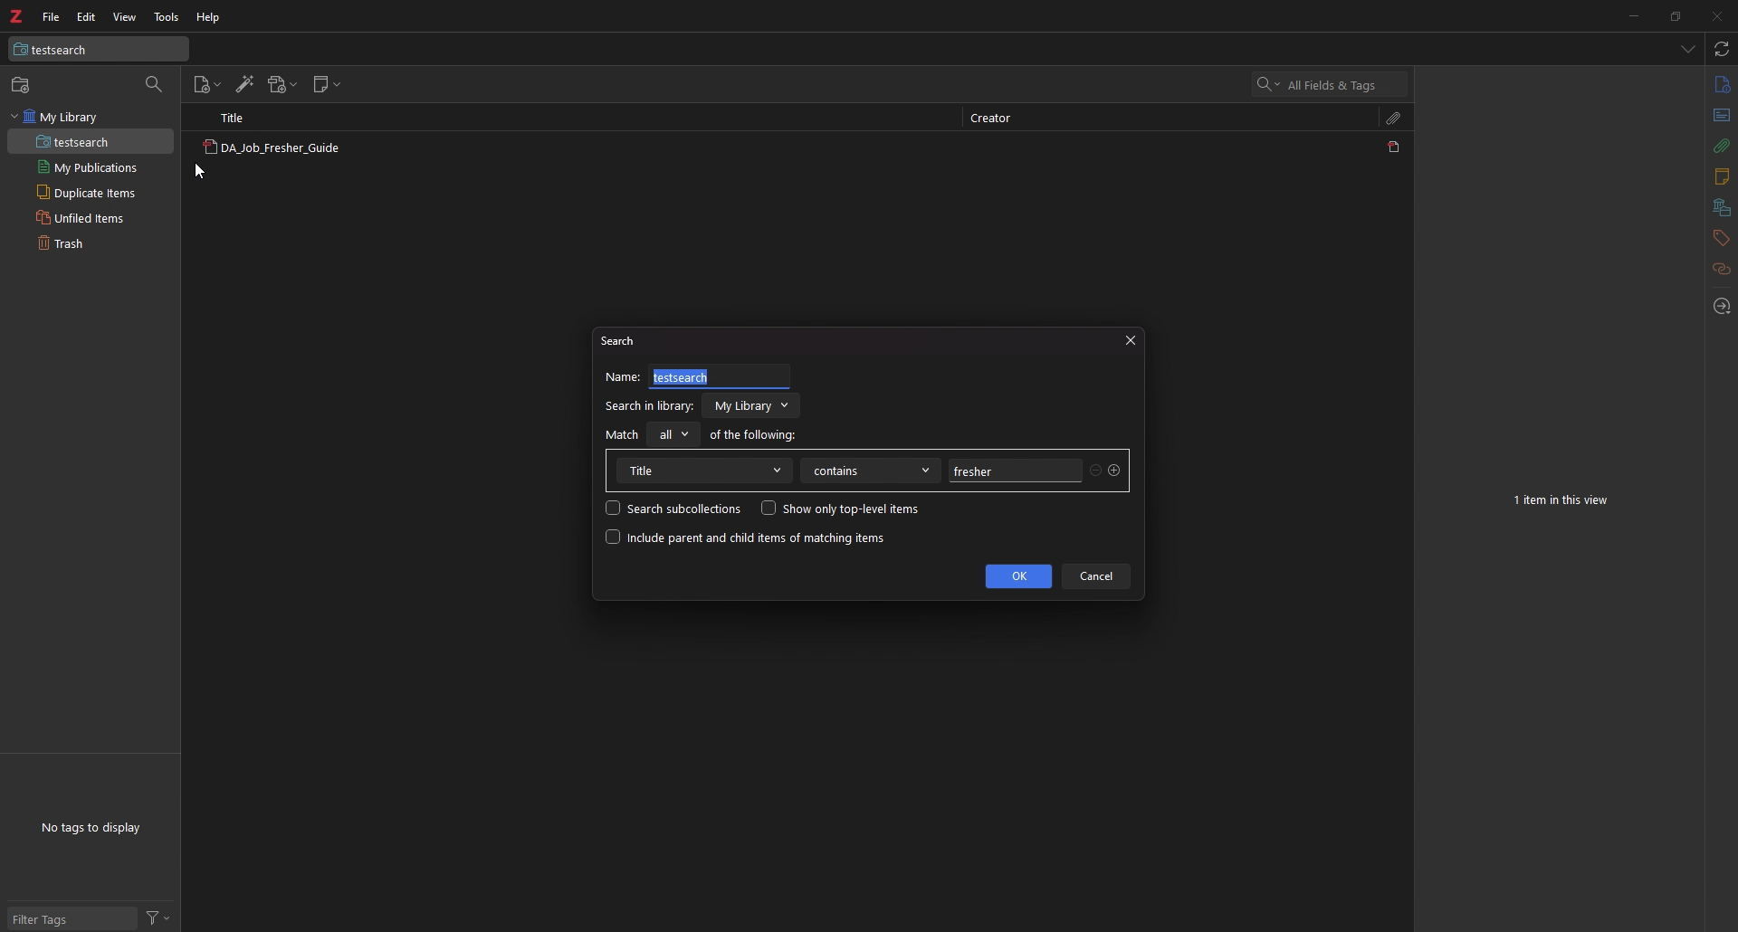 The image size is (1738, 932). I want to click on contains, so click(871, 471).